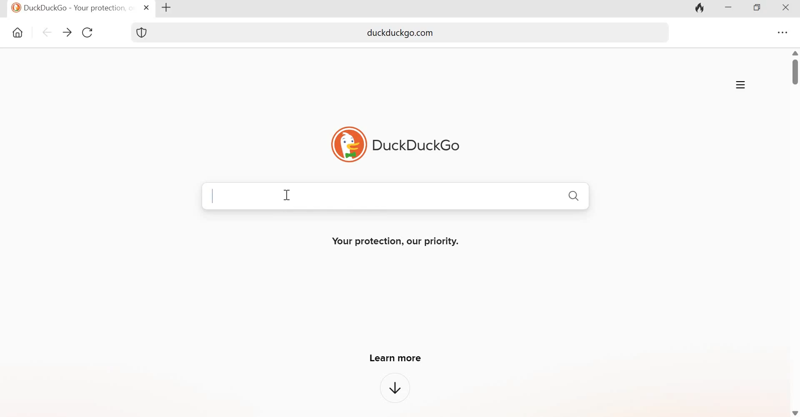  I want to click on Application menu, so click(741, 84).